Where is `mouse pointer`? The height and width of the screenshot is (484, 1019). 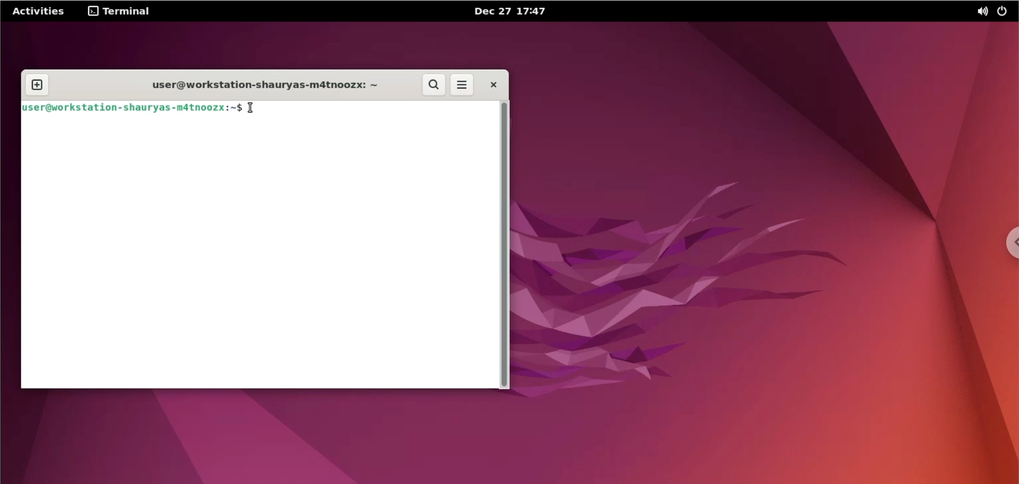
mouse pointer is located at coordinates (251, 108).